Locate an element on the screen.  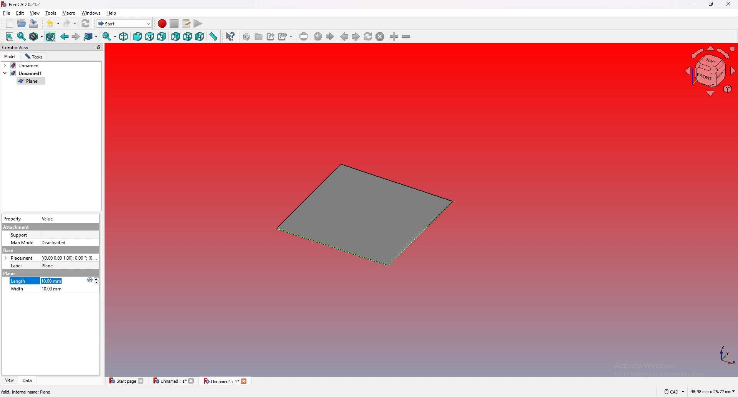
create part is located at coordinates (248, 37).